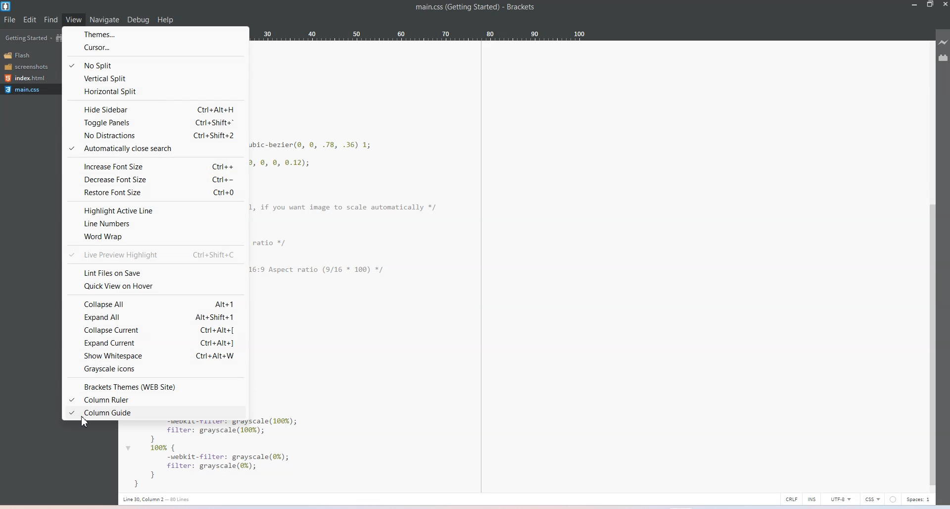  What do you see at coordinates (155, 149) in the screenshot?
I see `Automatically close search` at bounding box center [155, 149].